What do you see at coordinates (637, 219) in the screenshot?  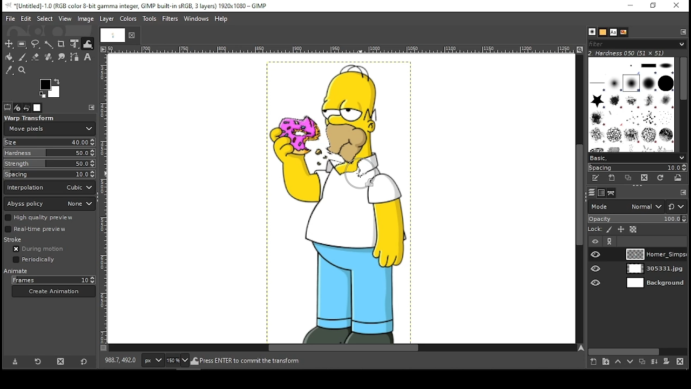 I see `opacity` at bounding box center [637, 219].